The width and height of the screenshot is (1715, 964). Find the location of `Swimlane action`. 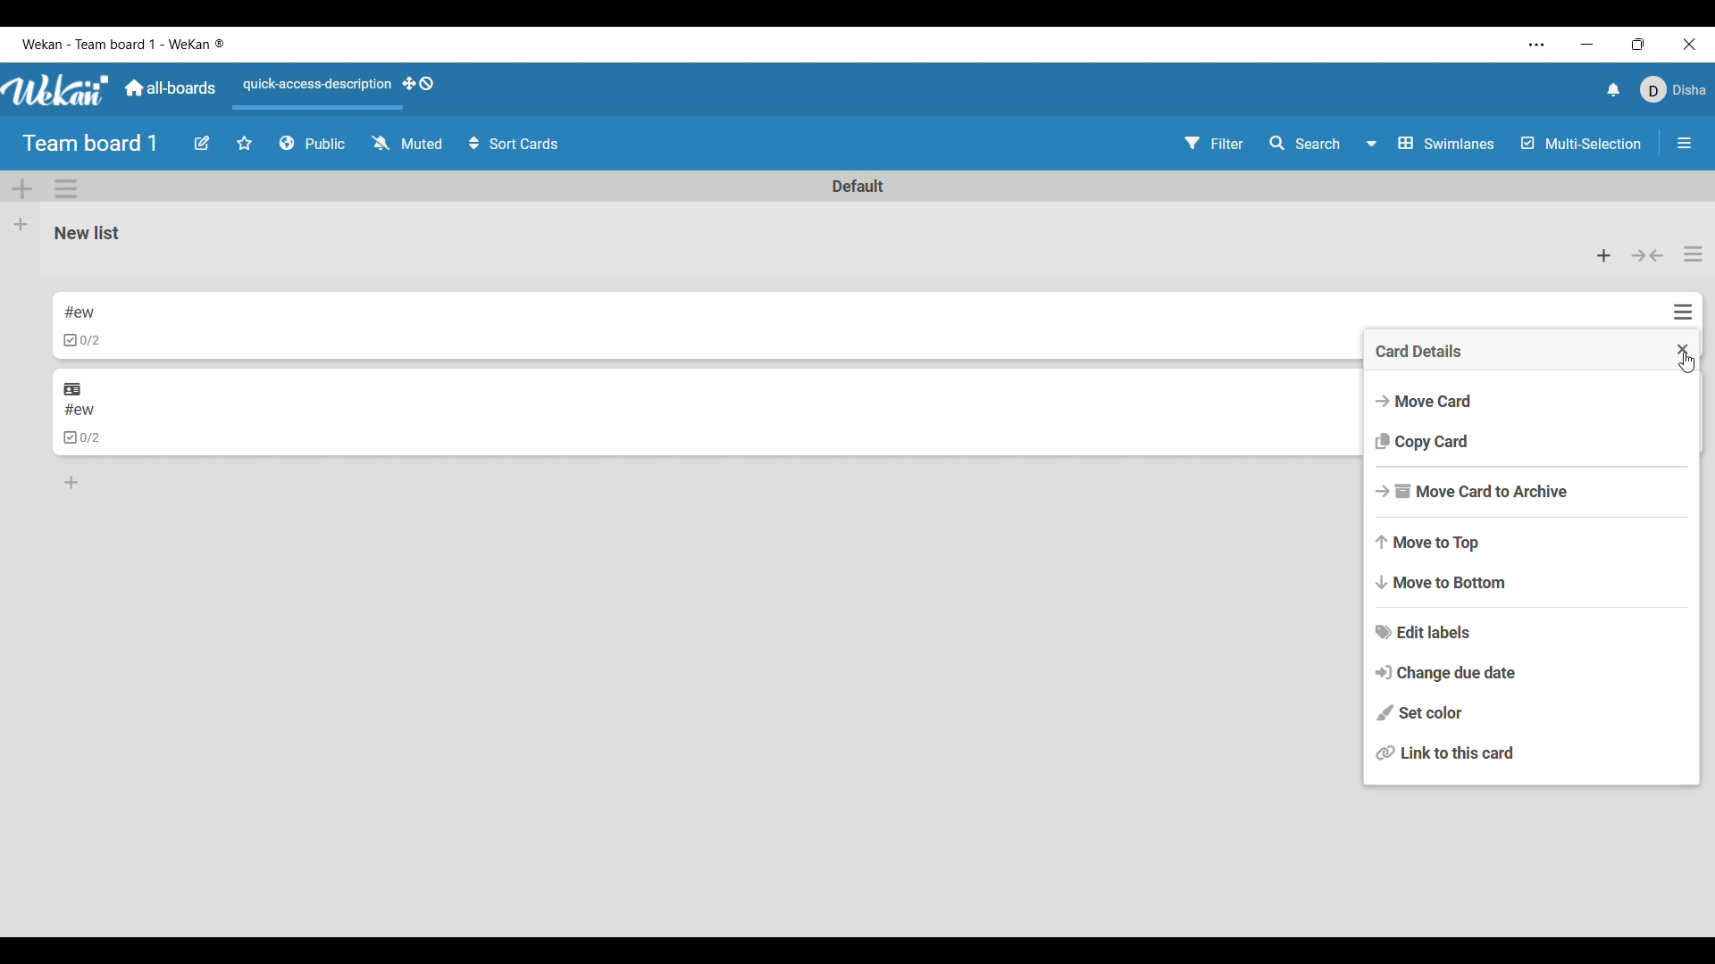

Swimlane action is located at coordinates (65, 188).